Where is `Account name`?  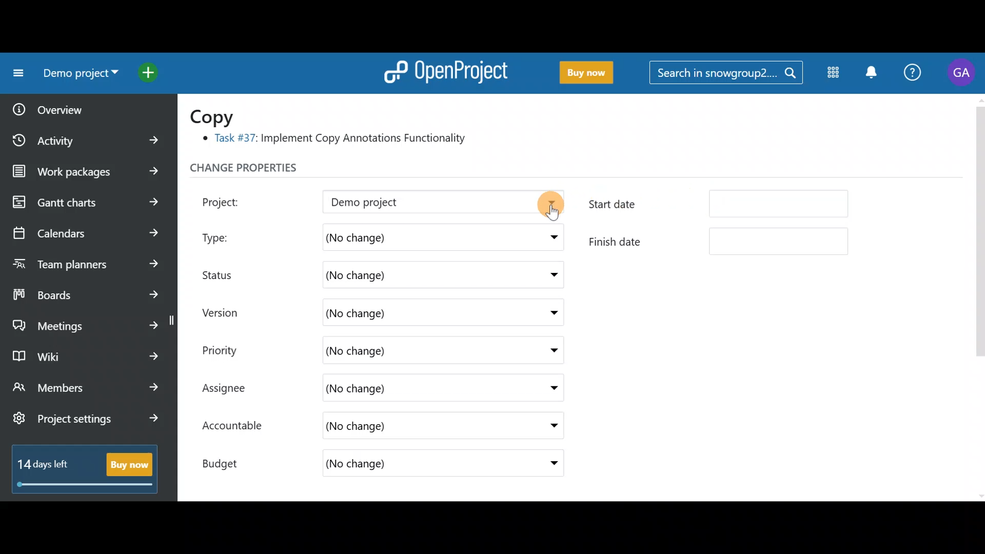 Account name is located at coordinates (961, 73).